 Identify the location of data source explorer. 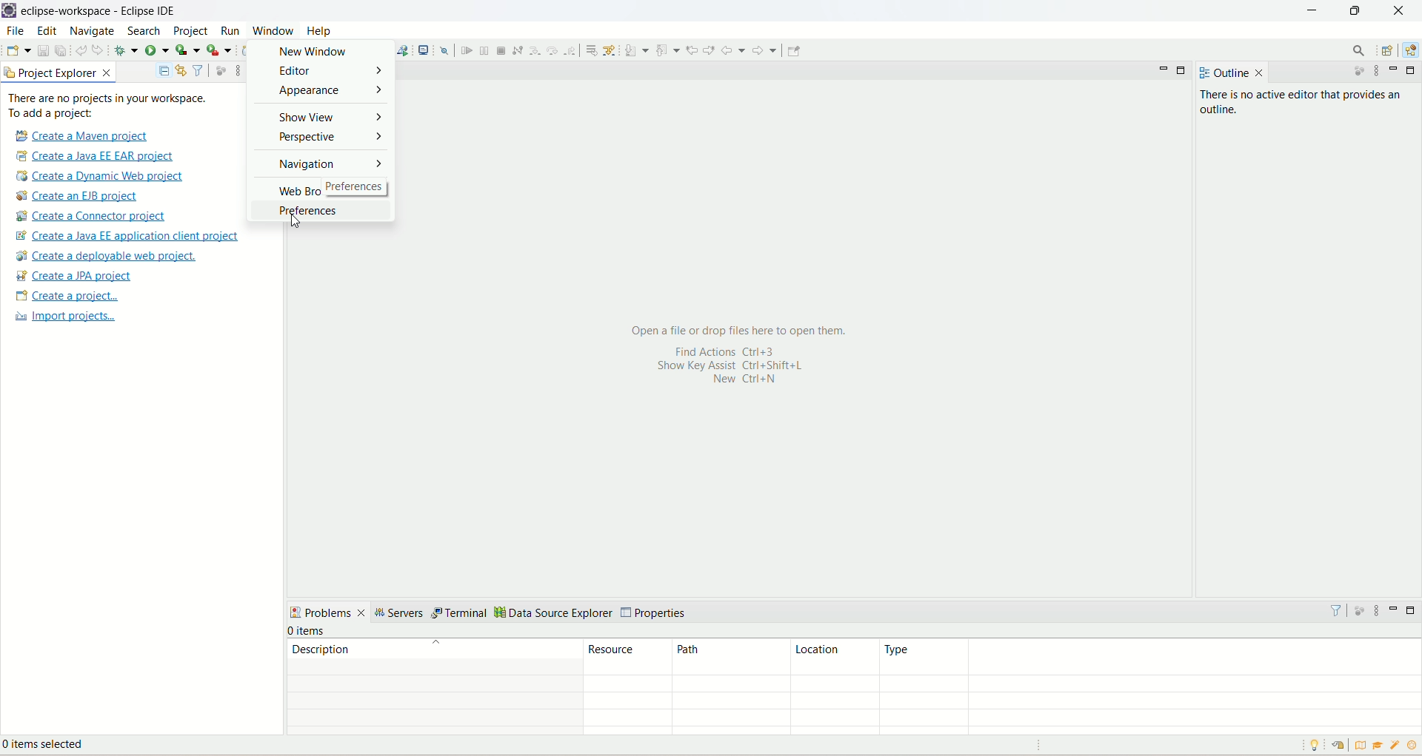
(554, 614).